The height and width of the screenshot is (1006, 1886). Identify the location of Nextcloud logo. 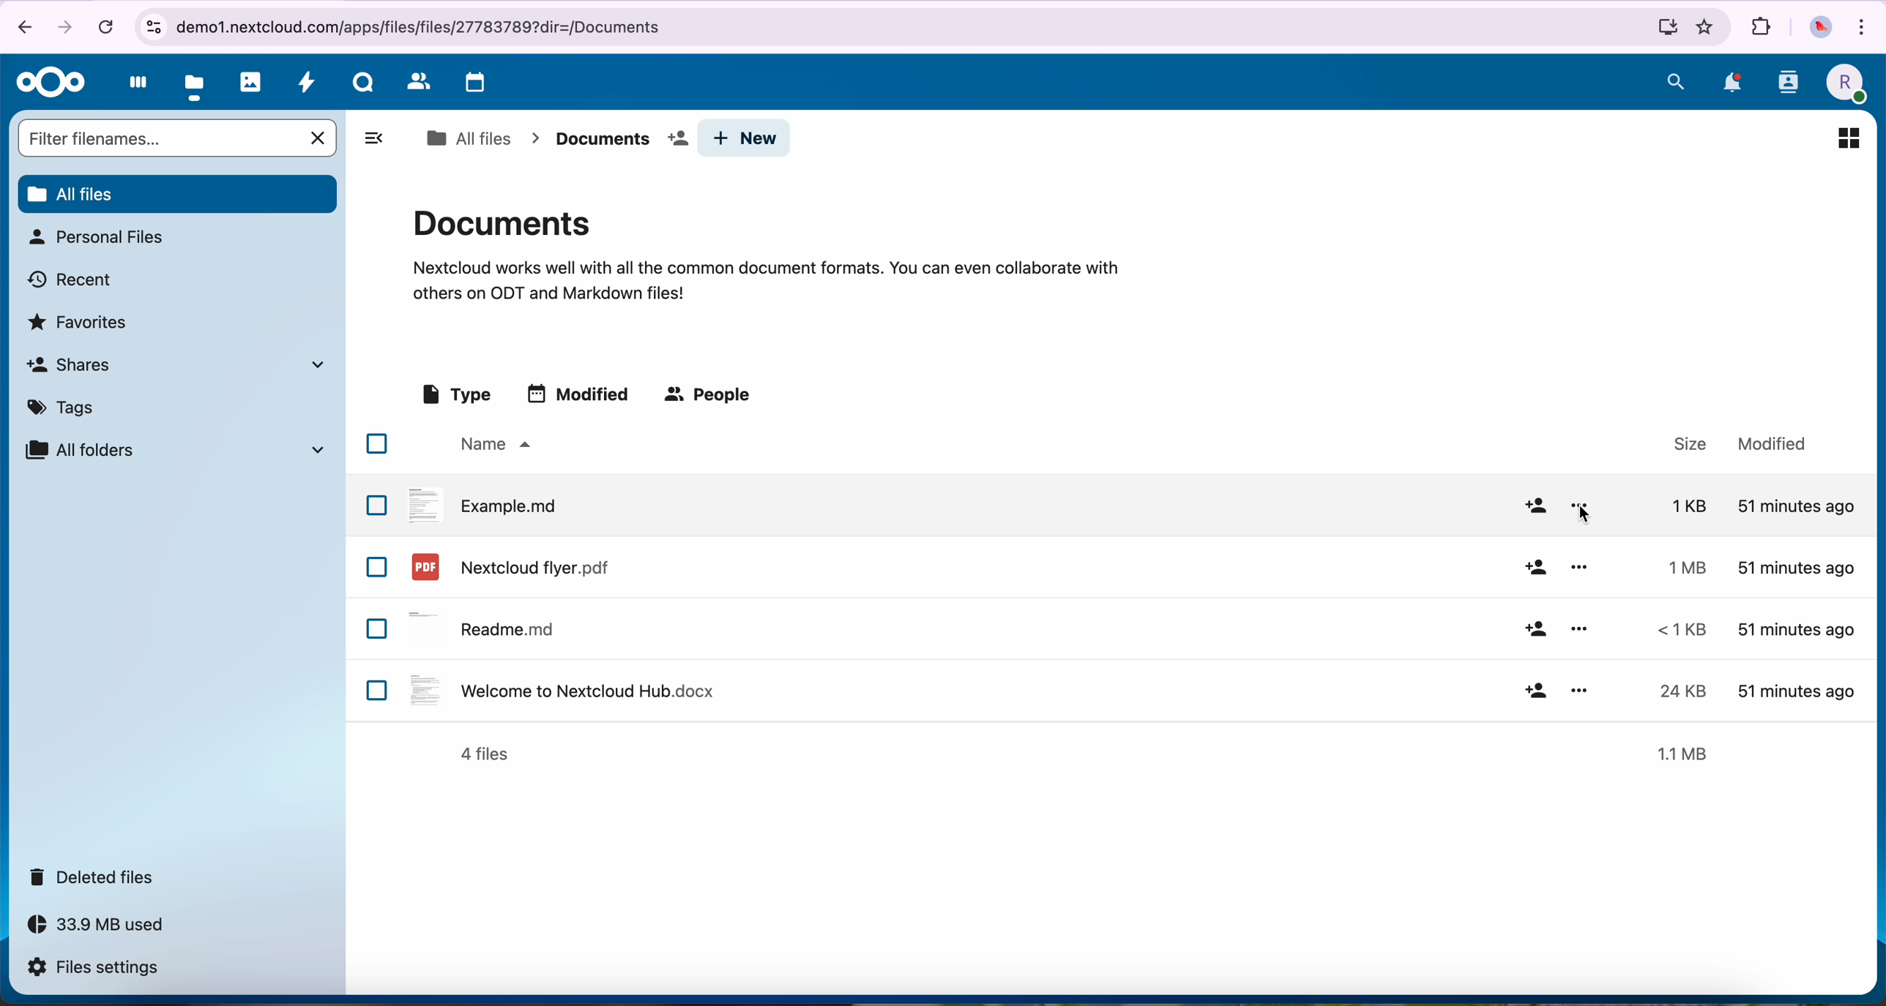
(46, 82).